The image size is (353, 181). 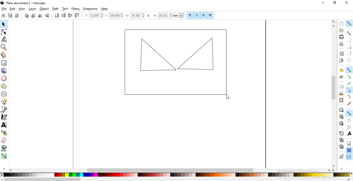 What do you see at coordinates (4, 156) in the screenshot?
I see `create and edit gradients` at bounding box center [4, 156].